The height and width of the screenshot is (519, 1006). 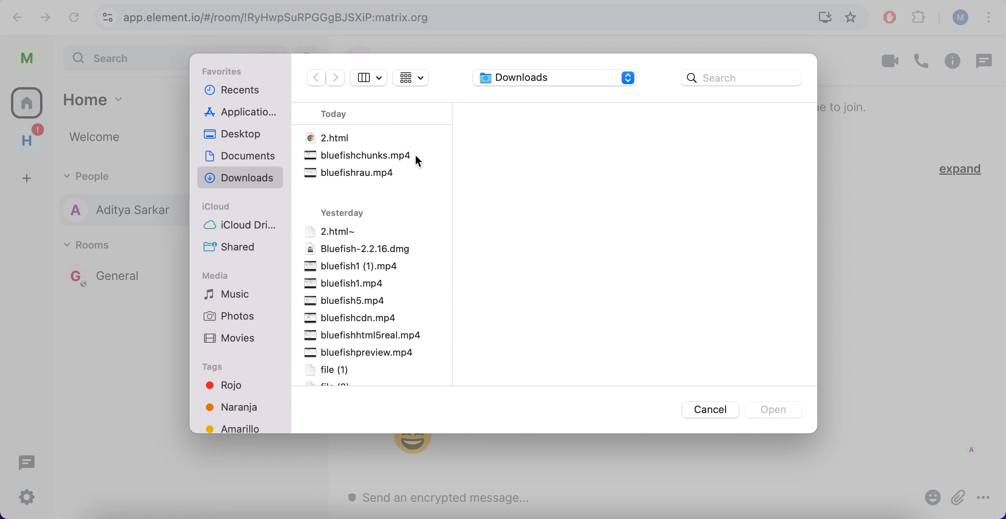 I want to click on file, so click(x=349, y=318).